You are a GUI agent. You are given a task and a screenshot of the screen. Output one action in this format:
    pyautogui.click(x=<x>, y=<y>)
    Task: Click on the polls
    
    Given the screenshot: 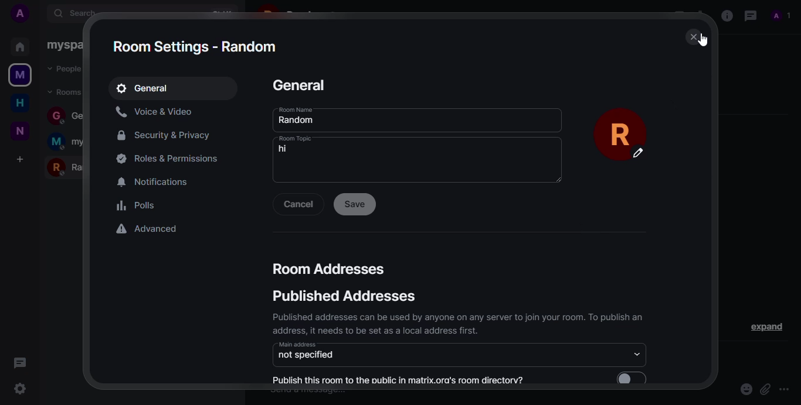 What is the action you would take?
    pyautogui.click(x=135, y=205)
    